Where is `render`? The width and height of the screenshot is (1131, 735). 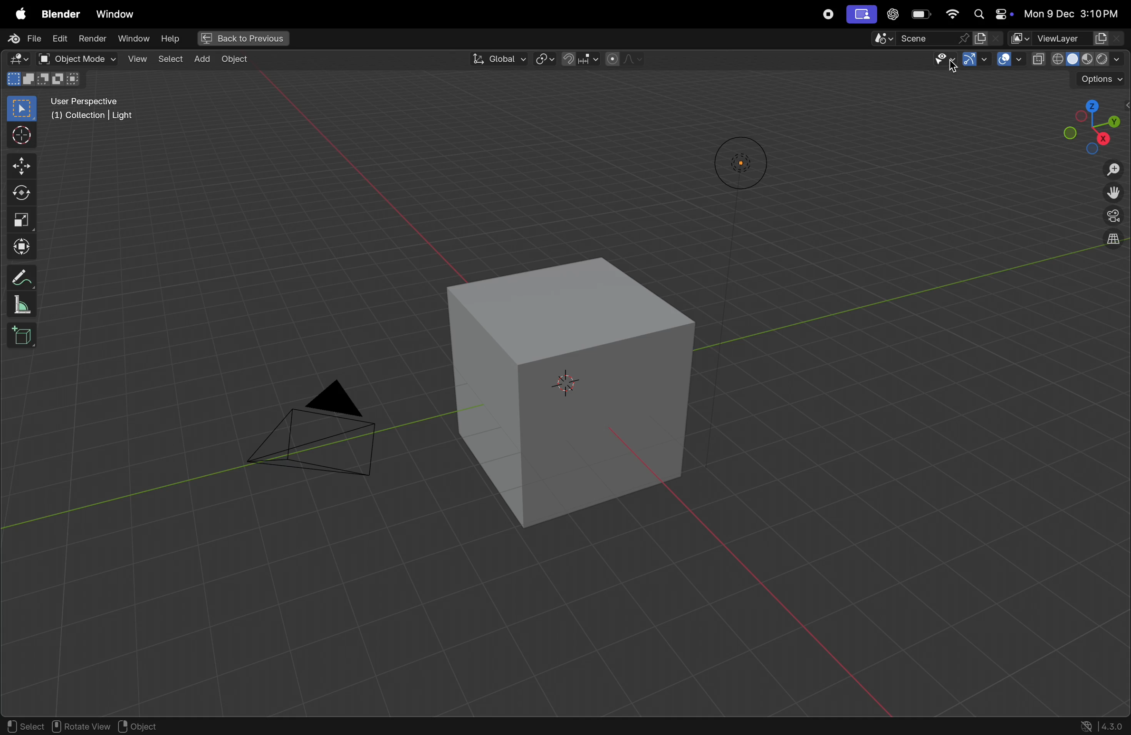
render is located at coordinates (91, 40).